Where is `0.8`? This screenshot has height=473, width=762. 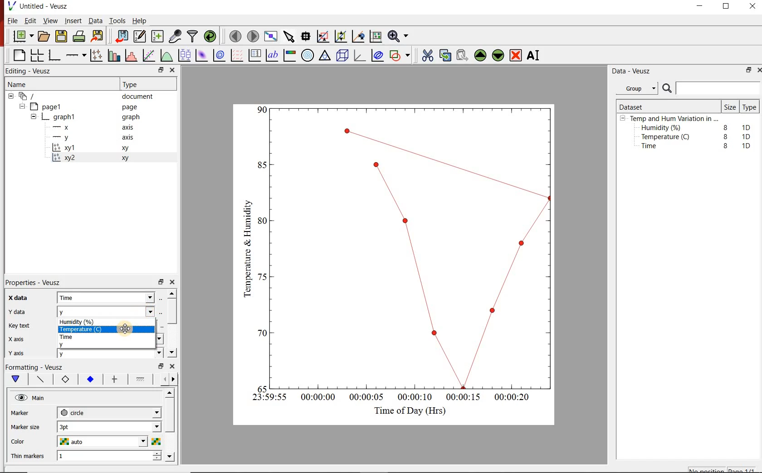
0.8 is located at coordinates (261, 164).